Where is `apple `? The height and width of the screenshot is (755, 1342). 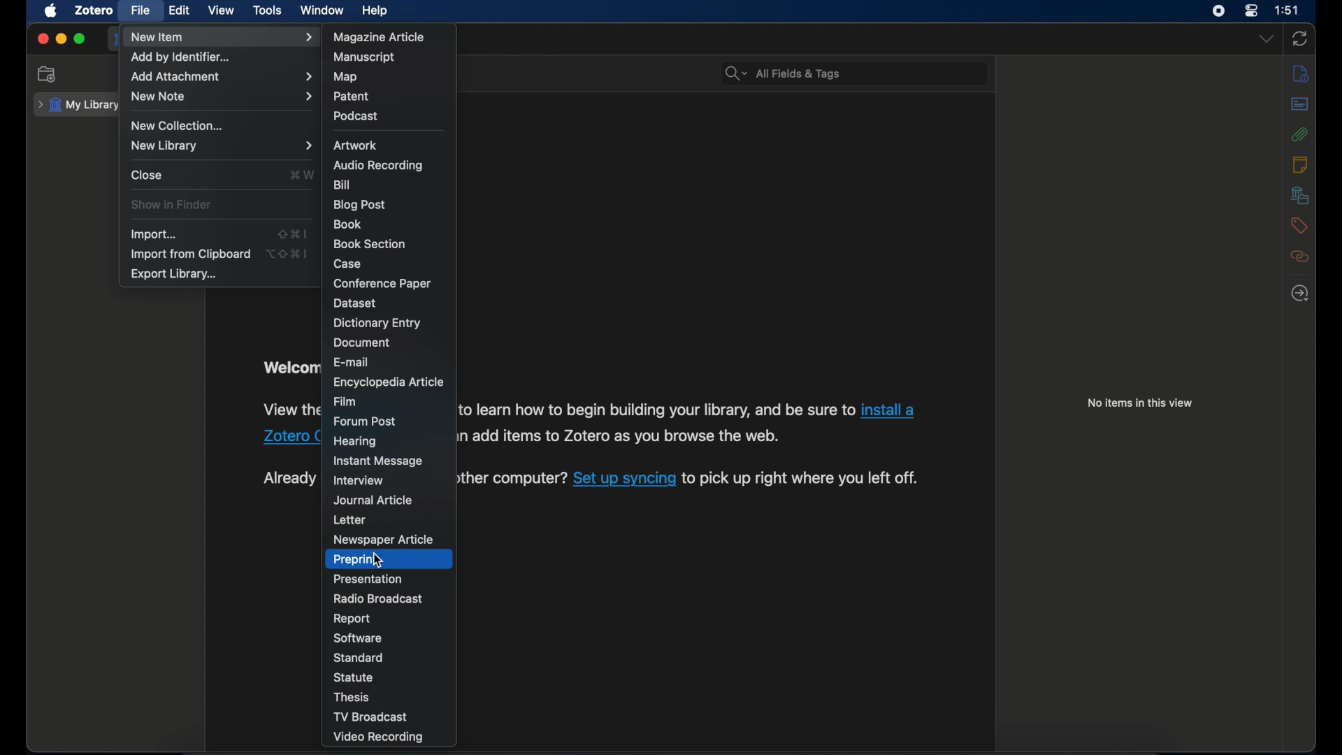
apple  is located at coordinates (50, 11).